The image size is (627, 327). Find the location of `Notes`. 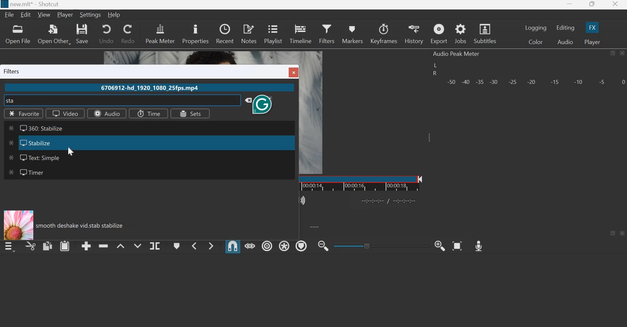

Notes is located at coordinates (249, 34).